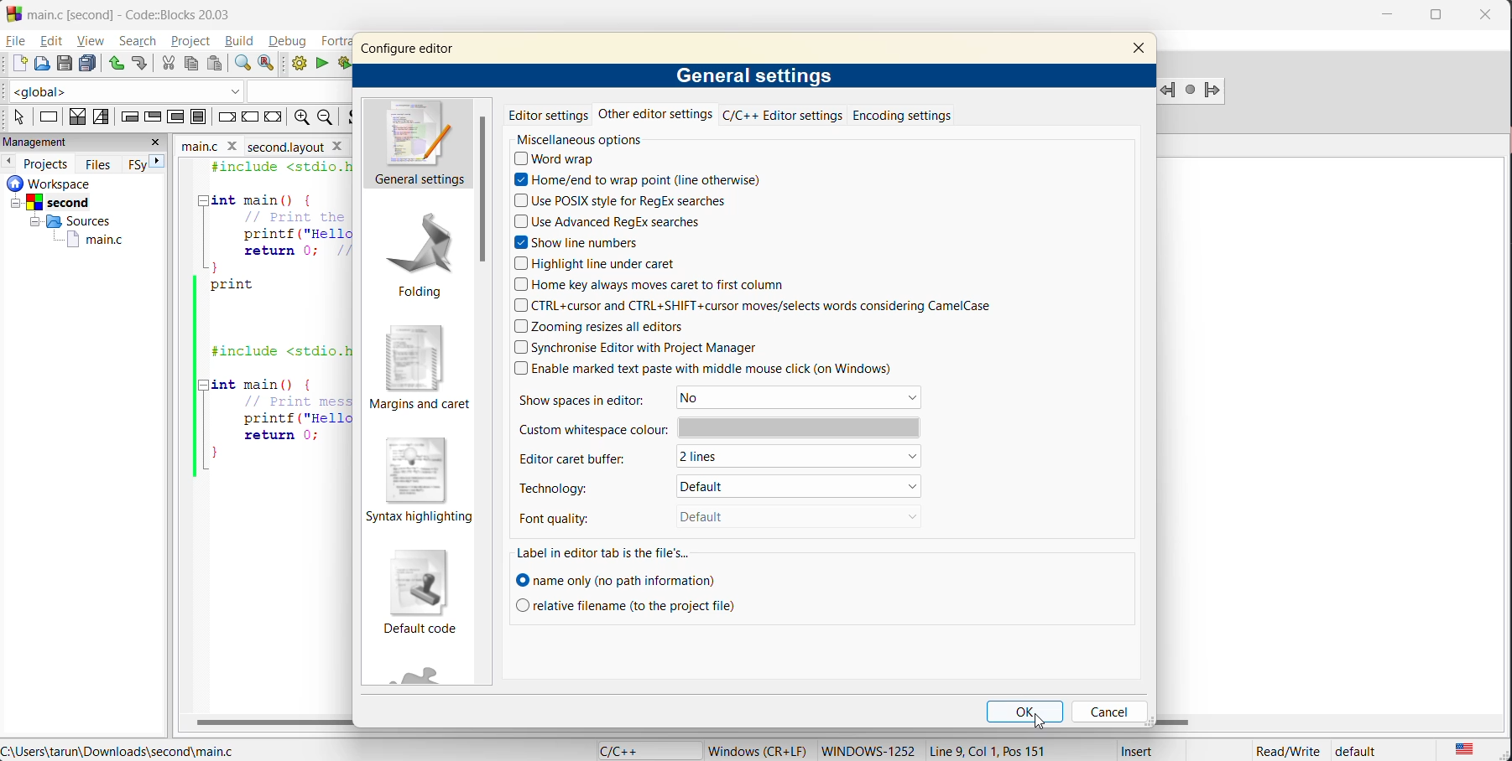 The image size is (1512, 761). What do you see at coordinates (420, 253) in the screenshot?
I see `folding` at bounding box center [420, 253].